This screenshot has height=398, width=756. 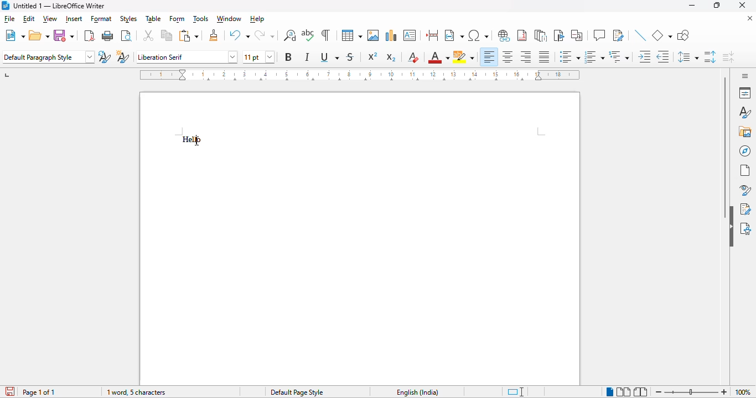 What do you see at coordinates (128, 19) in the screenshot?
I see `styles` at bounding box center [128, 19].